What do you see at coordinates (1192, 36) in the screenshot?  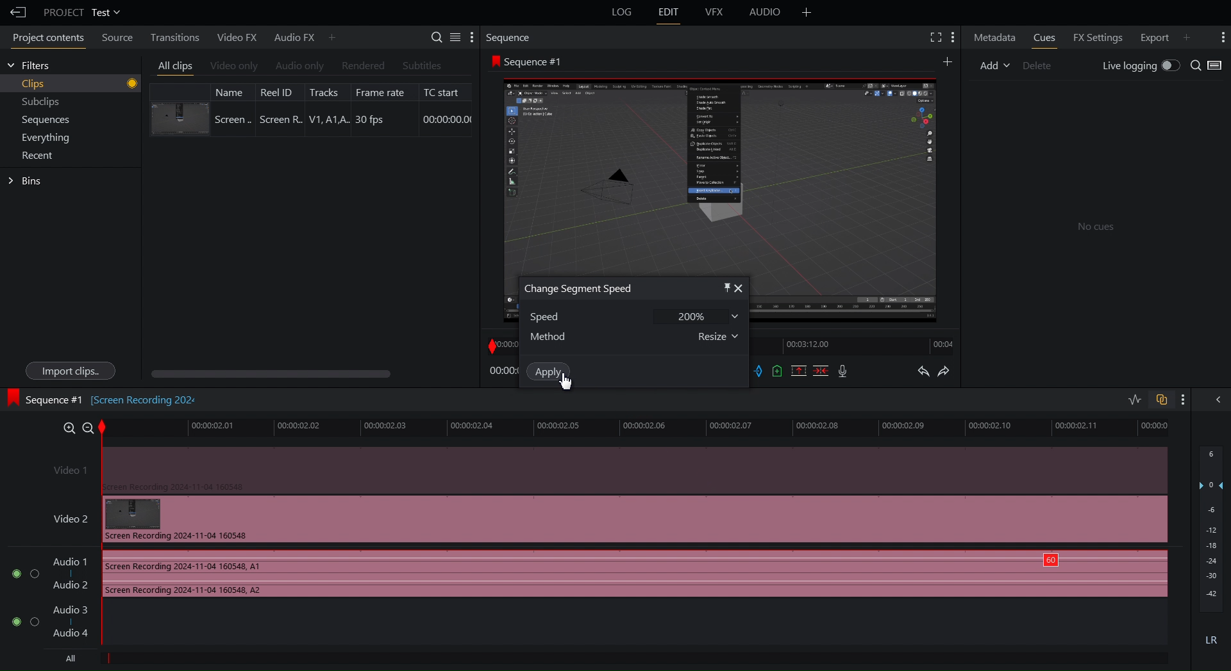 I see `More` at bounding box center [1192, 36].